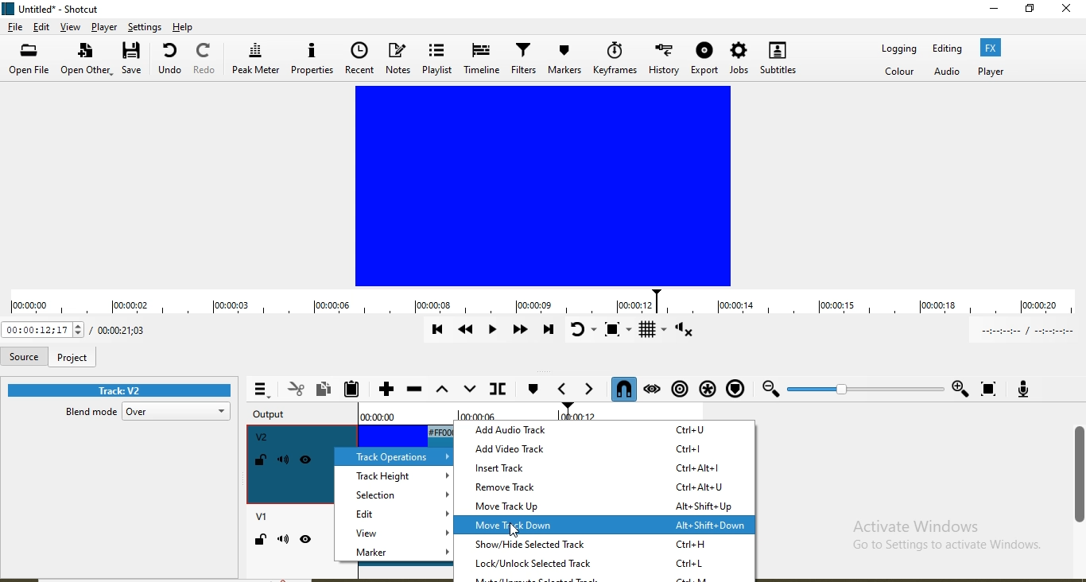 Image resolution: width=1086 pixels, height=582 pixels. What do you see at coordinates (122, 329) in the screenshot?
I see `Total duration` at bounding box center [122, 329].